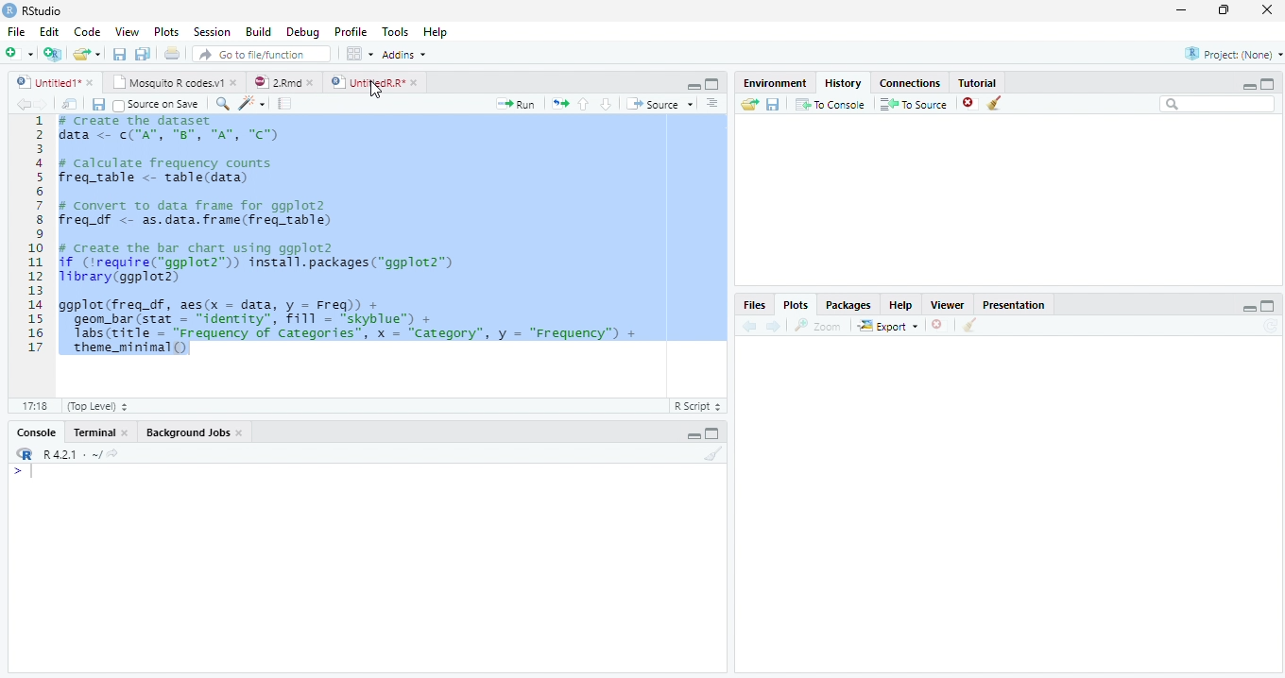 Image resolution: width=1285 pixels, height=678 pixels. I want to click on To source, so click(916, 104).